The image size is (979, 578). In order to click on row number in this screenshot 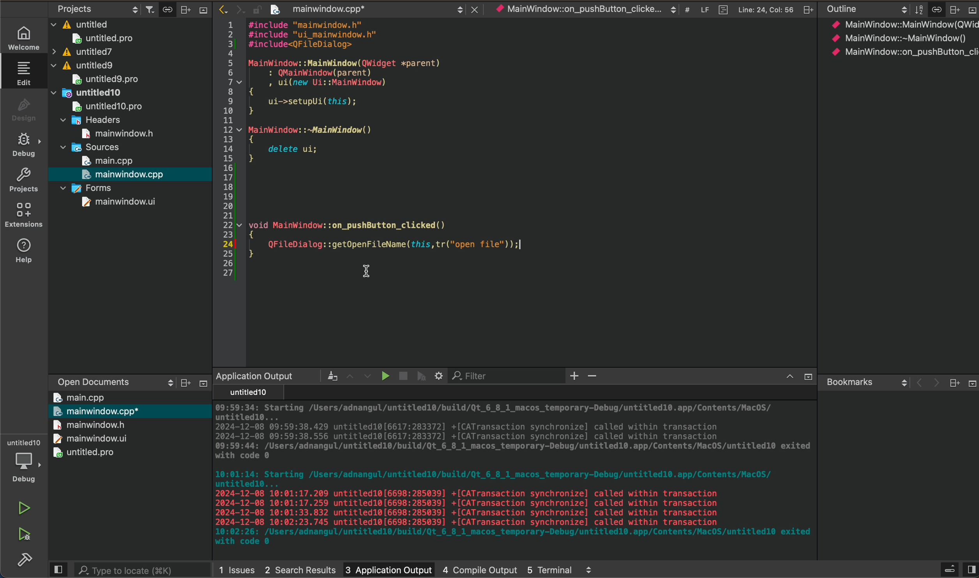, I will do `click(224, 151)`.